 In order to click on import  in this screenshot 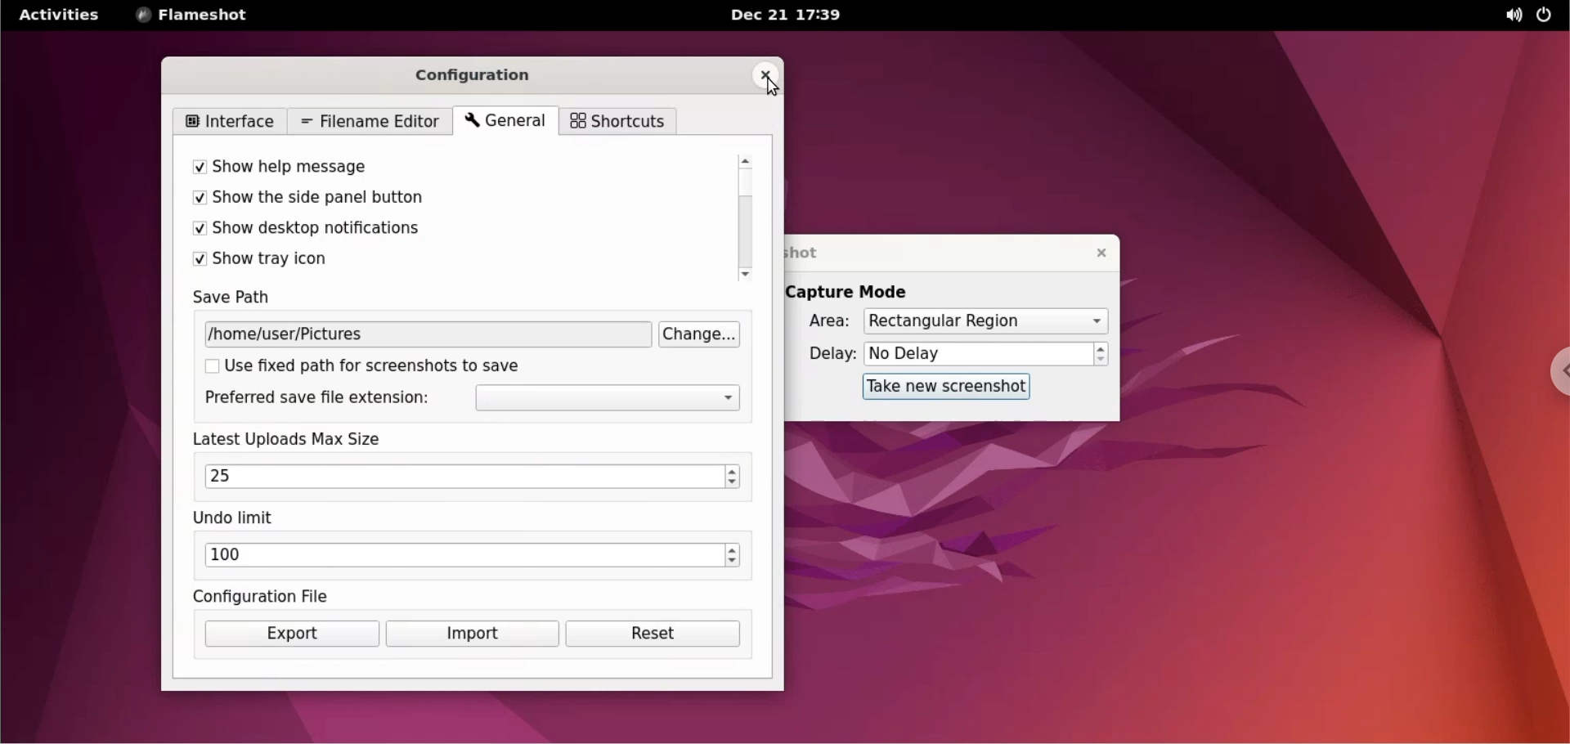, I will do `click(472, 634)`.